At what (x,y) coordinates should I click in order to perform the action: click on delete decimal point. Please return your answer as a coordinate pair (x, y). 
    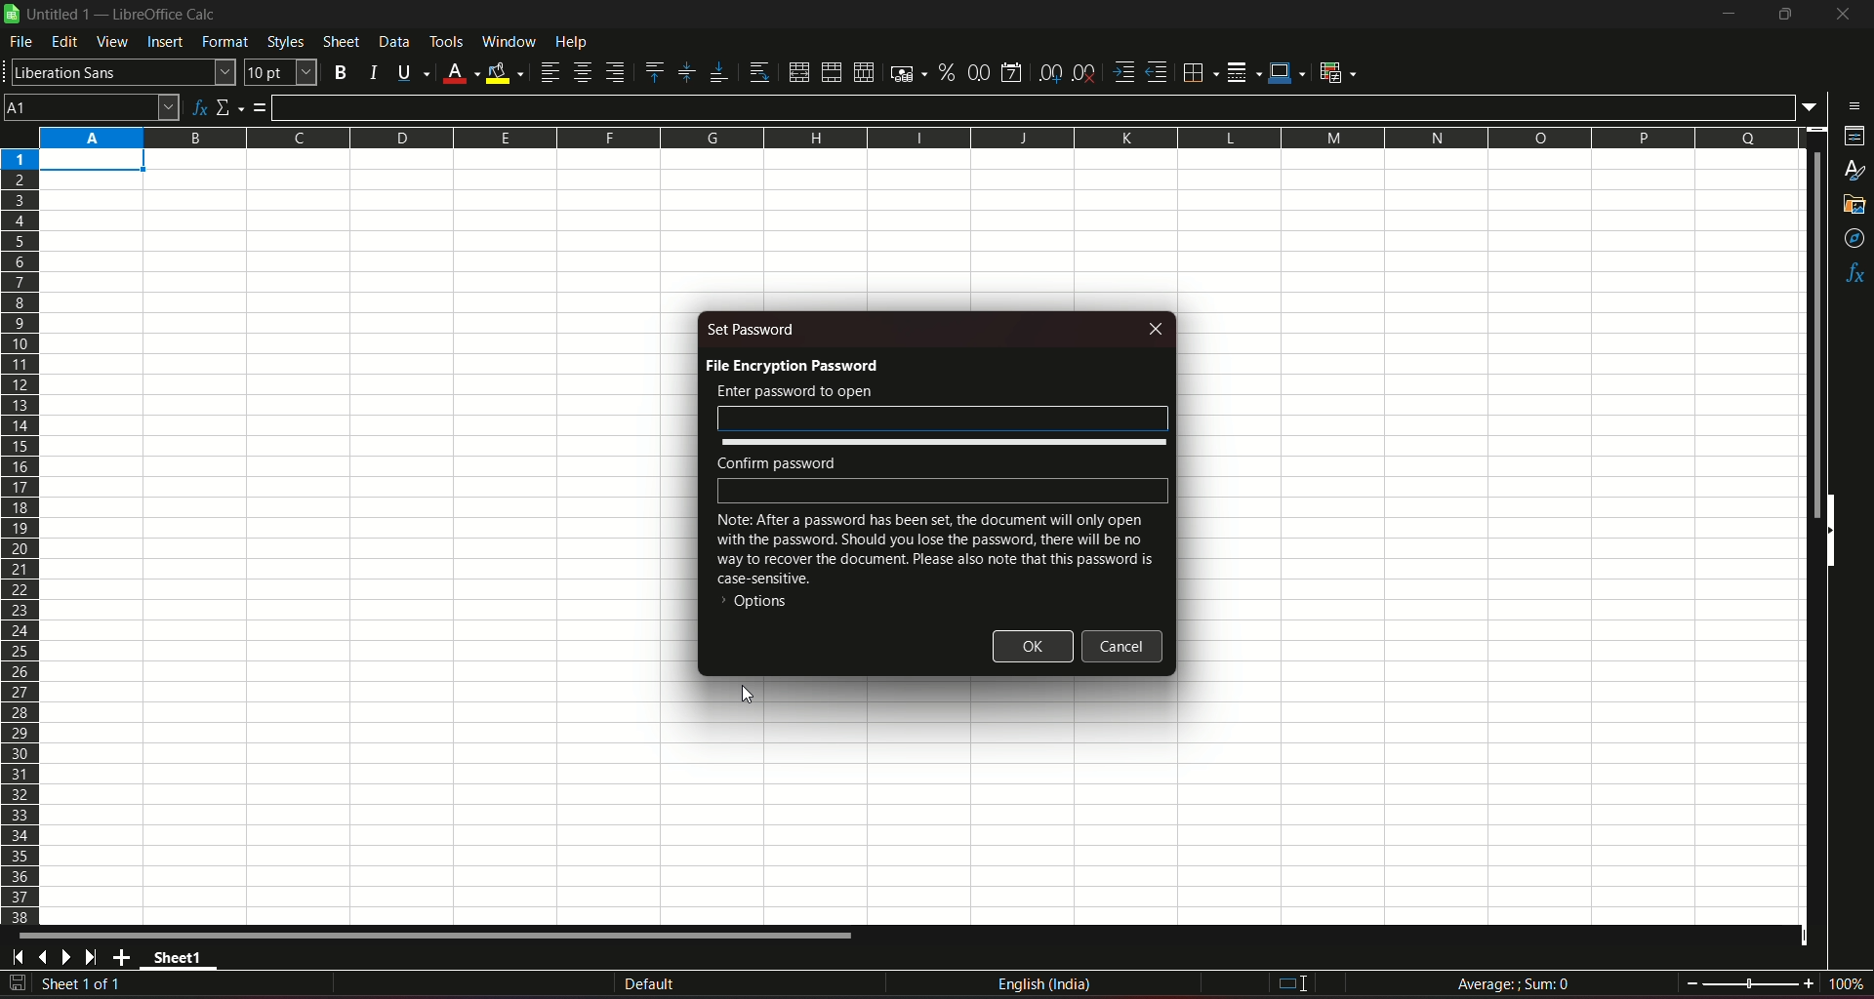
    Looking at the image, I should click on (1085, 72).